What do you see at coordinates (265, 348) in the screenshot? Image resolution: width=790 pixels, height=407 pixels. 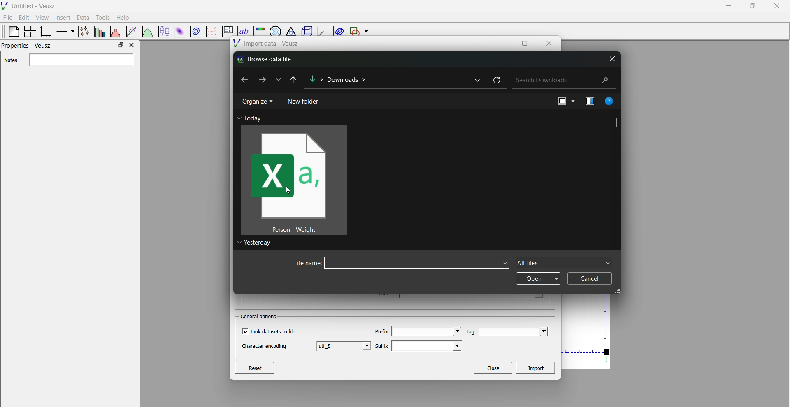 I see `Character encoding` at bounding box center [265, 348].